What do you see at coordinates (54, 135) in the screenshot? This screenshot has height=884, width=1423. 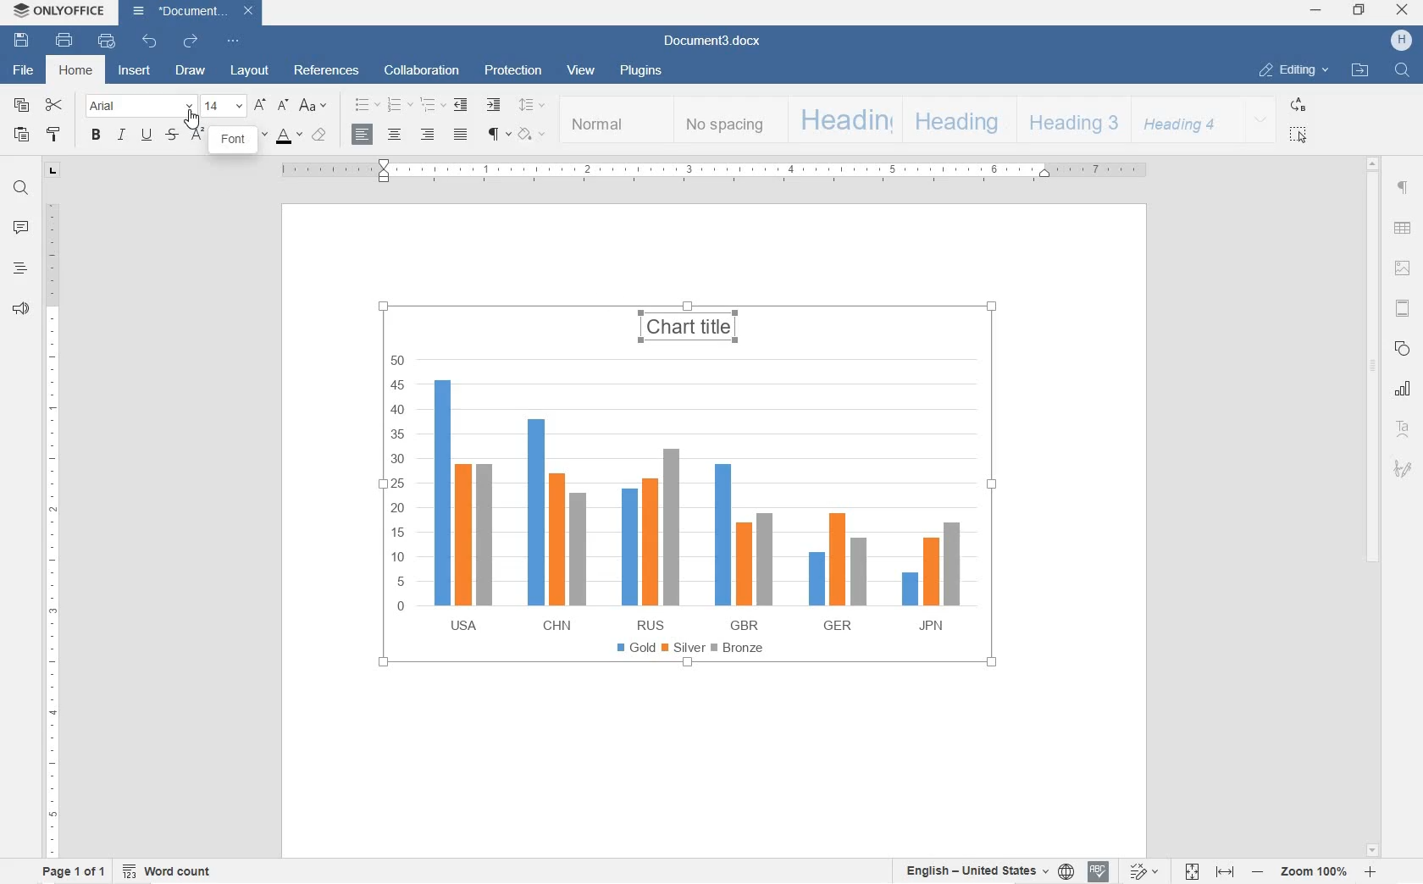 I see `COPY STYLE` at bounding box center [54, 135].